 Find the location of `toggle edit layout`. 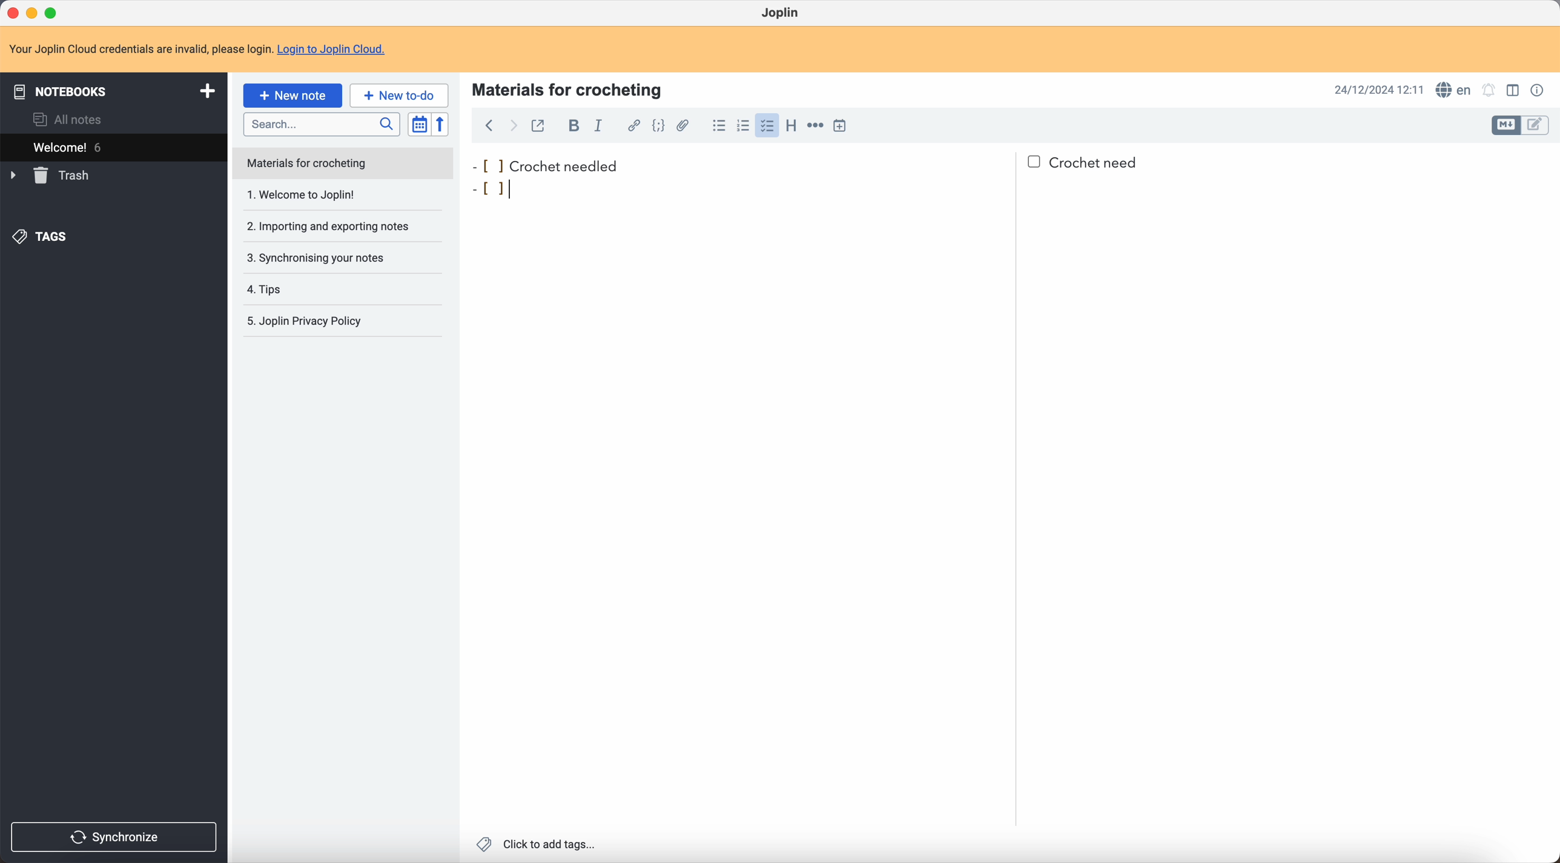

toggle edit layout is located at coordinates (1537, 124).